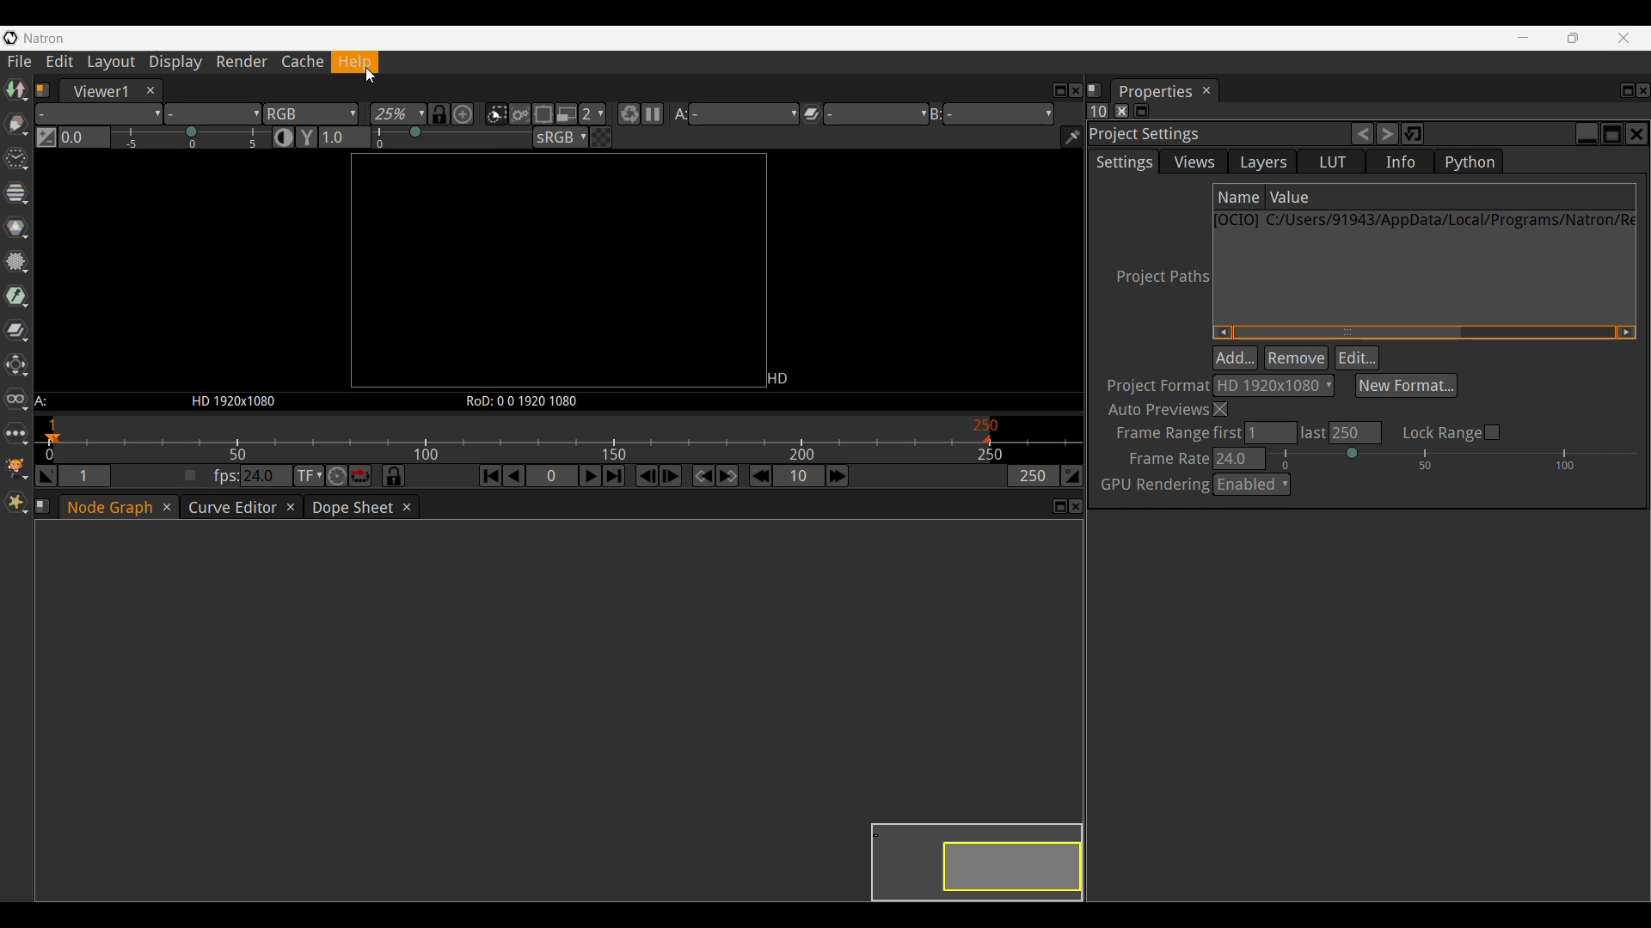 The height and width of the screenshot is (928, 1651). Describe the element at coordinates (1388, 133) in the screenshot. I see `Redo` at that location.